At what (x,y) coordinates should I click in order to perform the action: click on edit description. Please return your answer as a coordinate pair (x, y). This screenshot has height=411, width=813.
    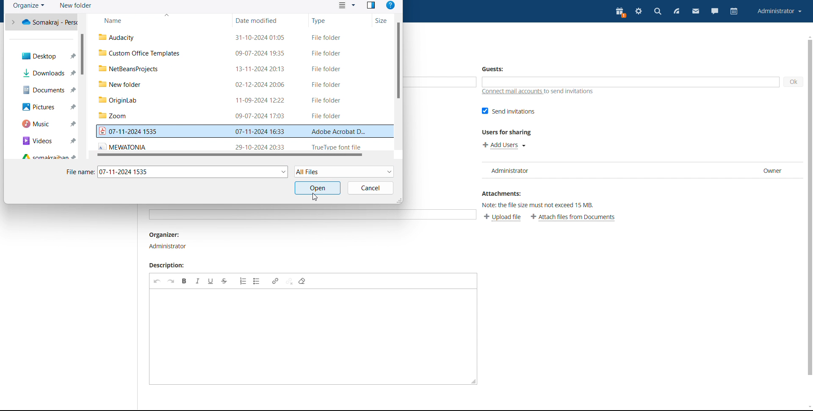
    Looking at the image, I should click on (309, 337).